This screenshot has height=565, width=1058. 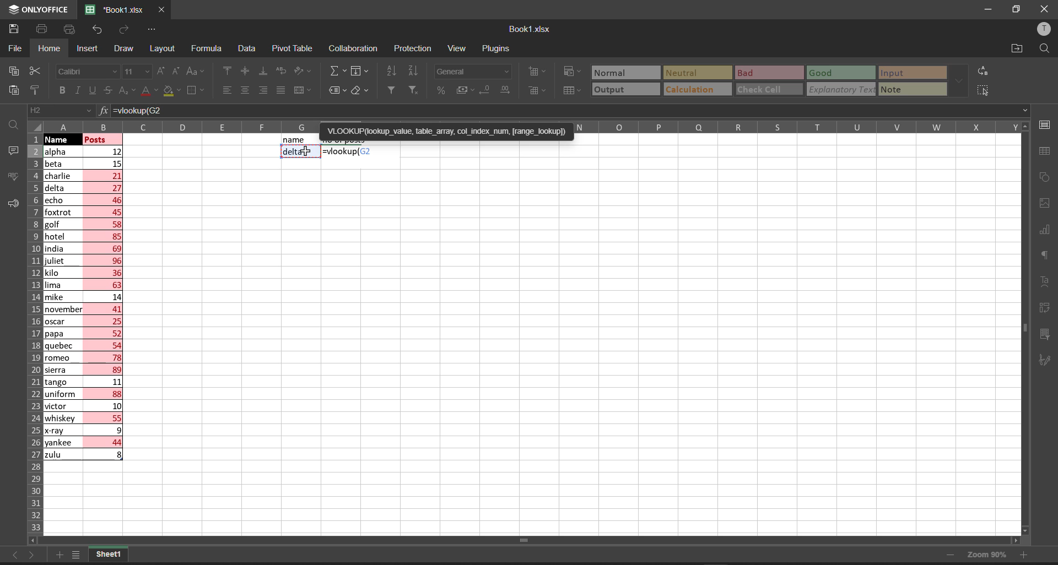 I want to click on format as table, so click(x=571, y=90).